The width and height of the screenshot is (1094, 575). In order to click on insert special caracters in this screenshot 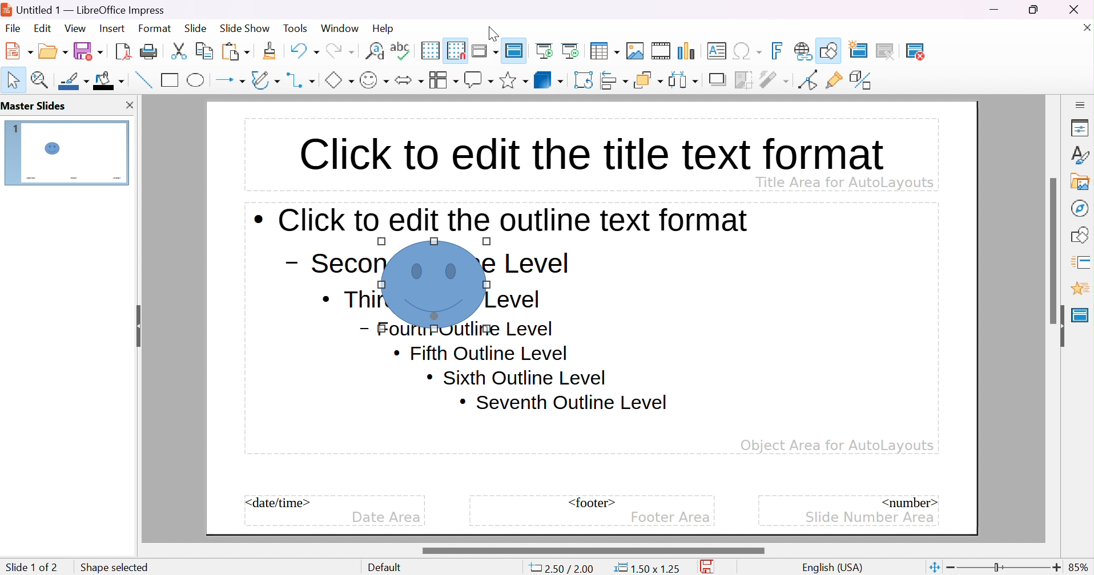, I will do `click(747, 51)`.